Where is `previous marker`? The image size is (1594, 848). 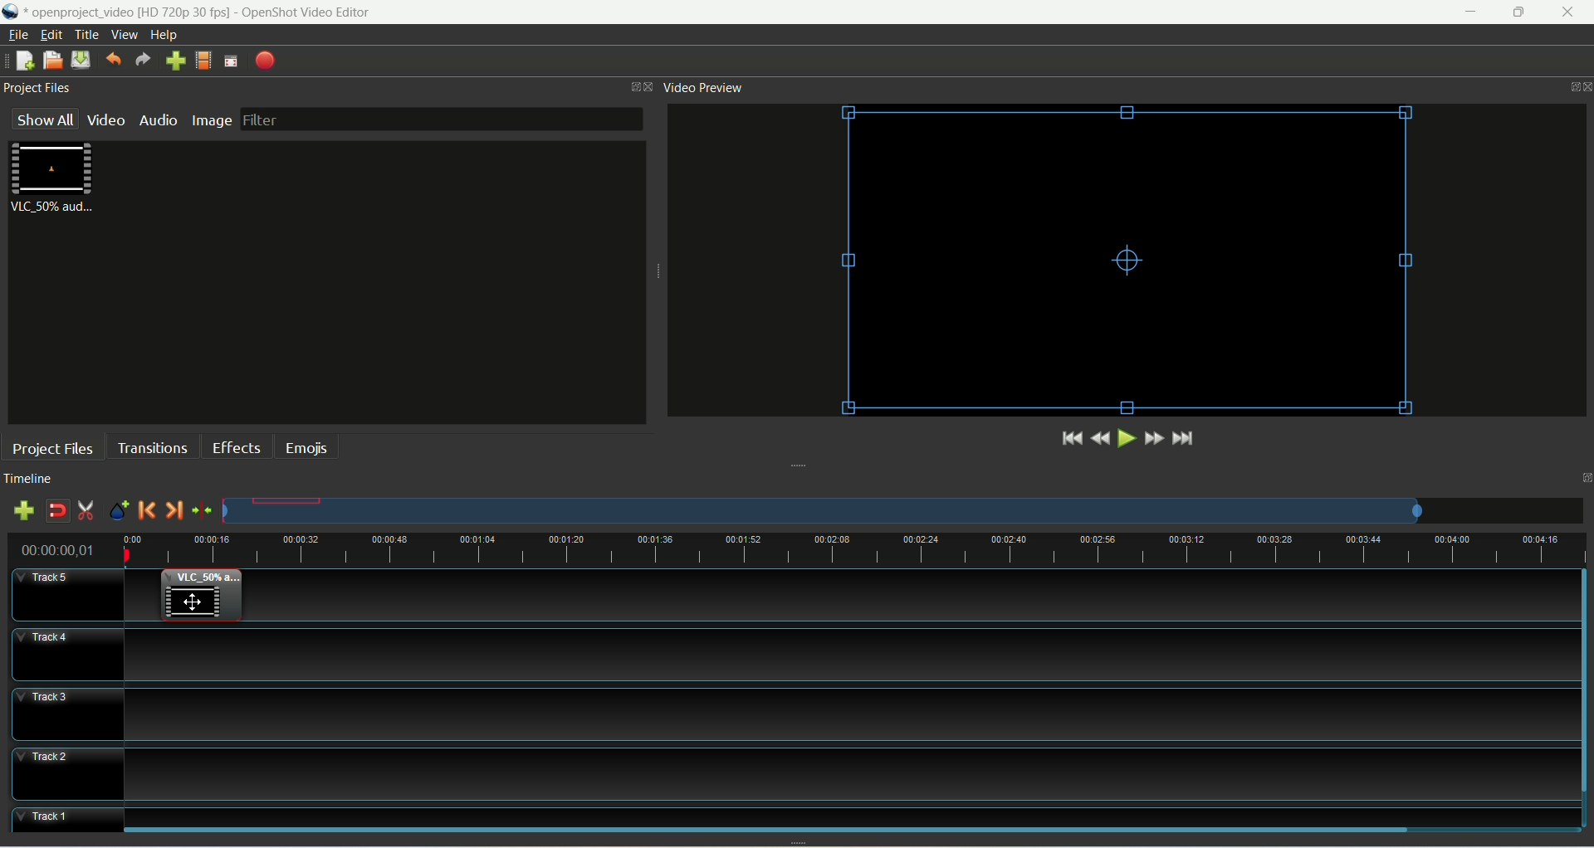 previous marker is located at coordinates (148, 512).